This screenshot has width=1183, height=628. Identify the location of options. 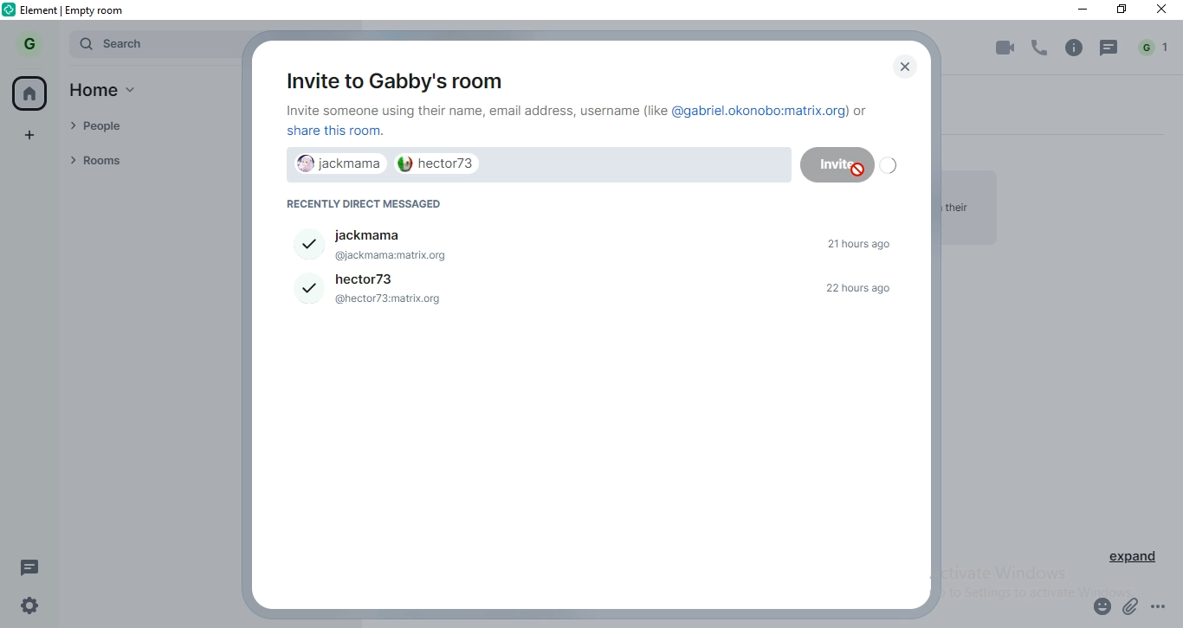
(1166, 610).